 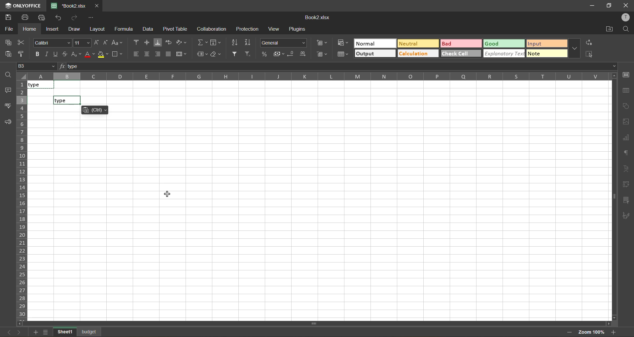 I want to click on conditional formatting, so click(x=343, y=43).